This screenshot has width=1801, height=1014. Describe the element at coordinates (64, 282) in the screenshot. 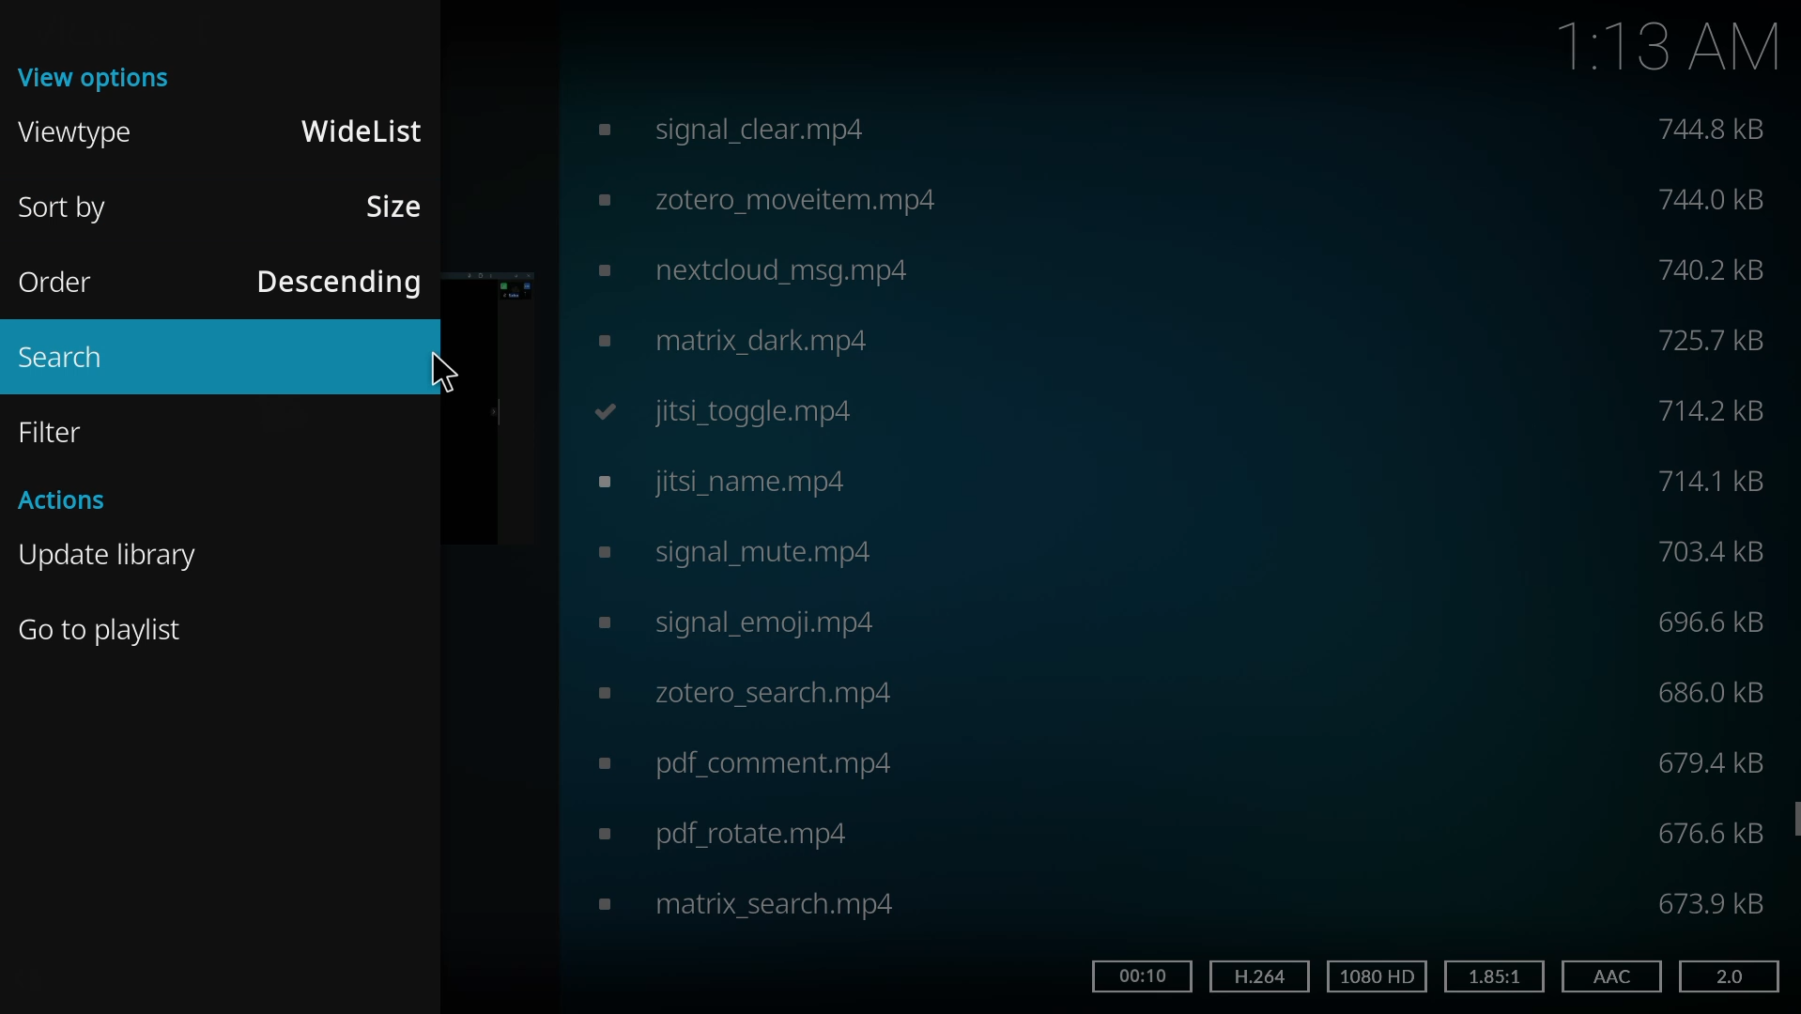

I see `order` at that location.